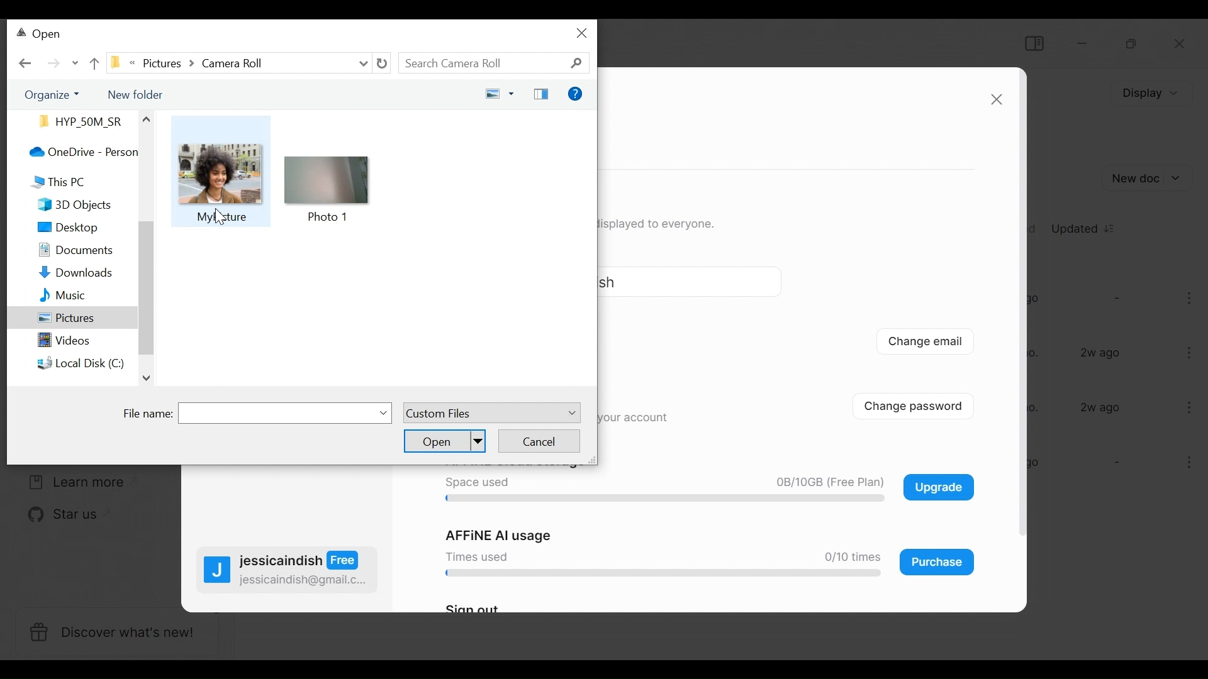 Image resolution: width=1208 pixels, height=679 pixels. Describe the element at coordinates (150, 379) in the screenshot. I see `down` at that location.